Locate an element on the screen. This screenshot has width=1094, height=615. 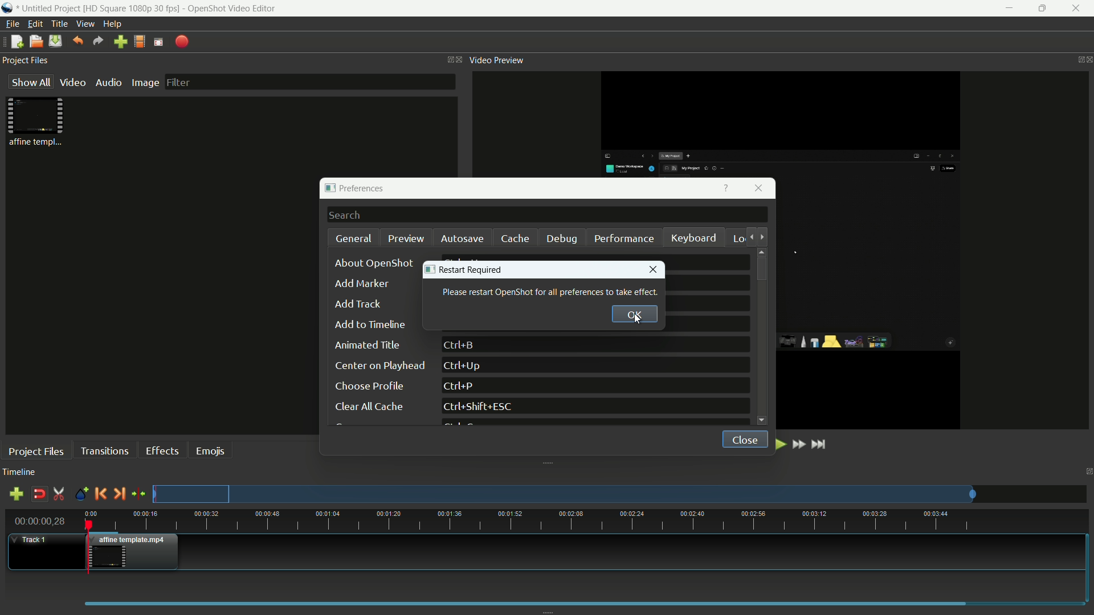
create marker is located at coordinates (79, 494).